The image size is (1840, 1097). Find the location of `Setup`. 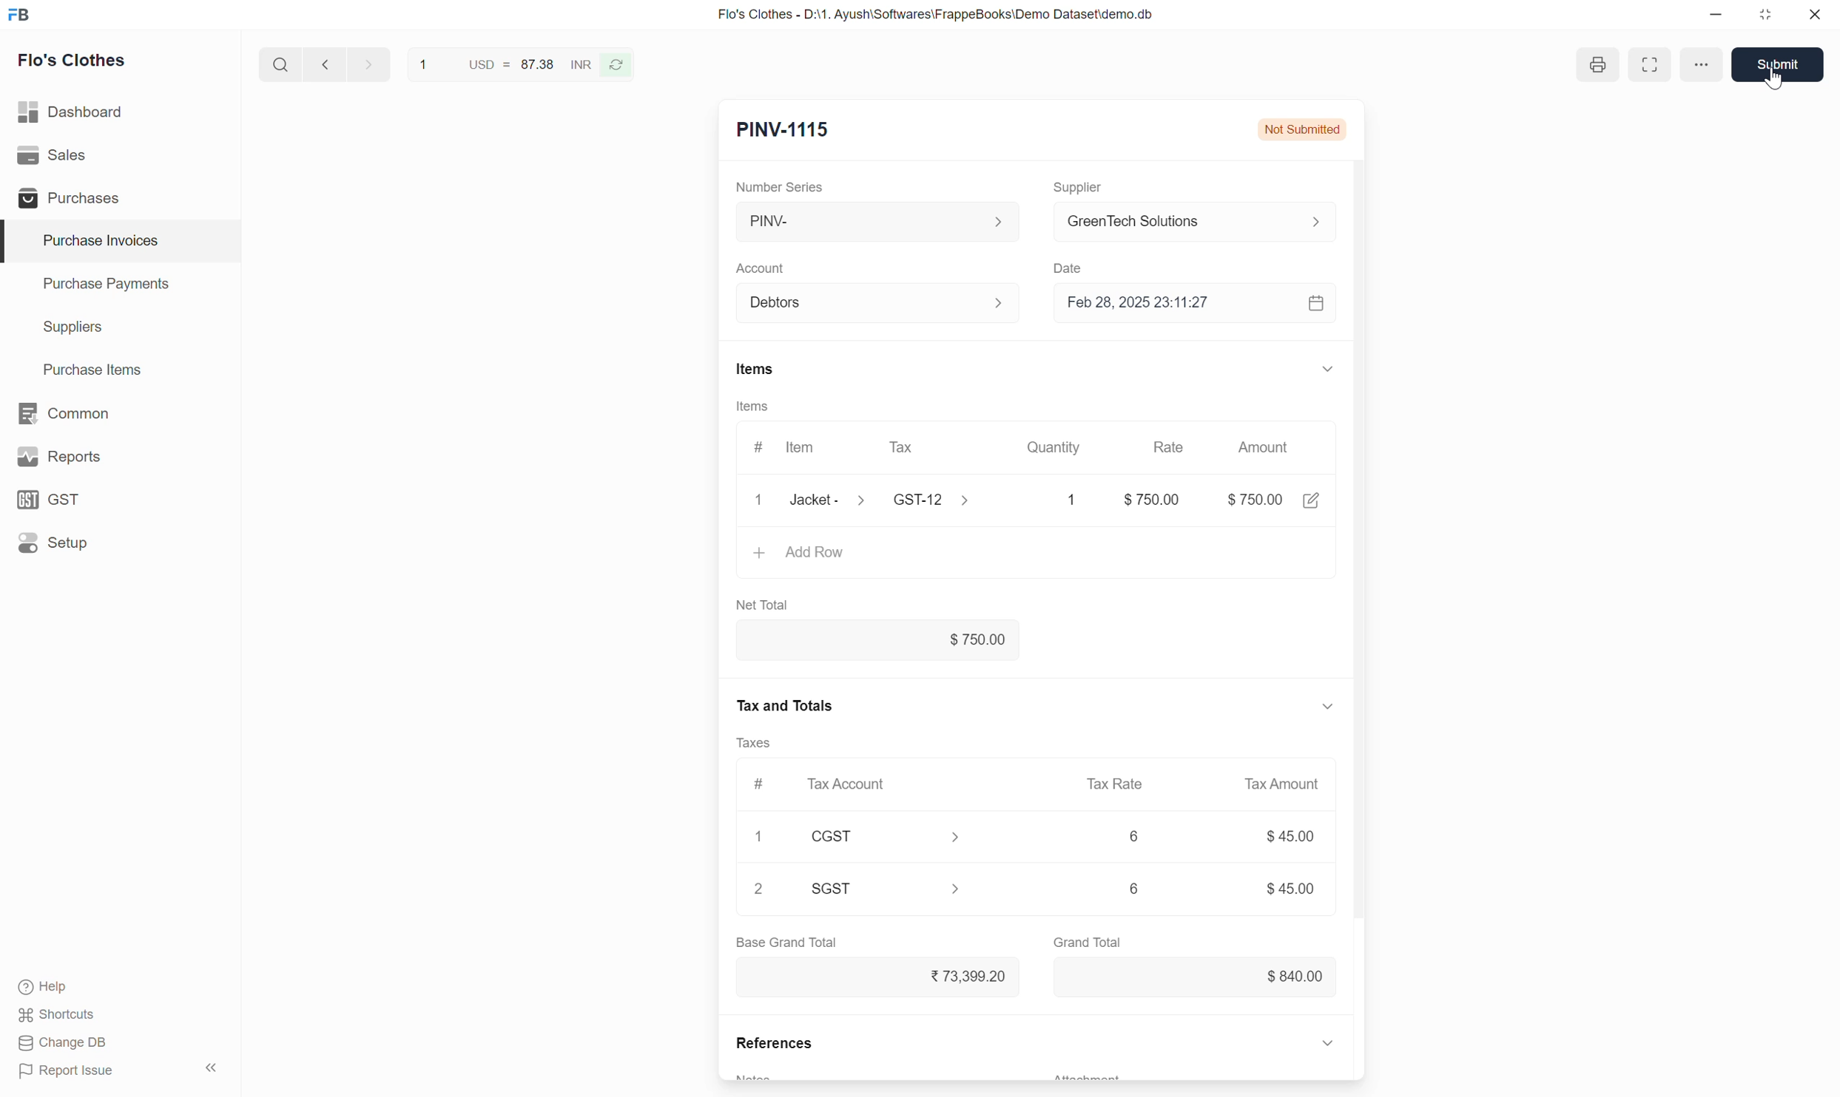

Setup is located at coordinates (118, 543).